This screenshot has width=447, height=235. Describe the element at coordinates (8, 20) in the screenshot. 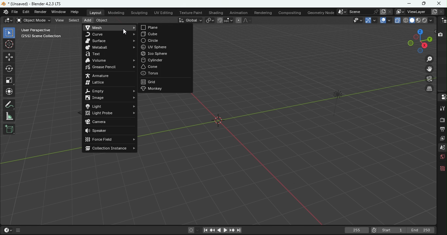

I see `Editor type` at that location.